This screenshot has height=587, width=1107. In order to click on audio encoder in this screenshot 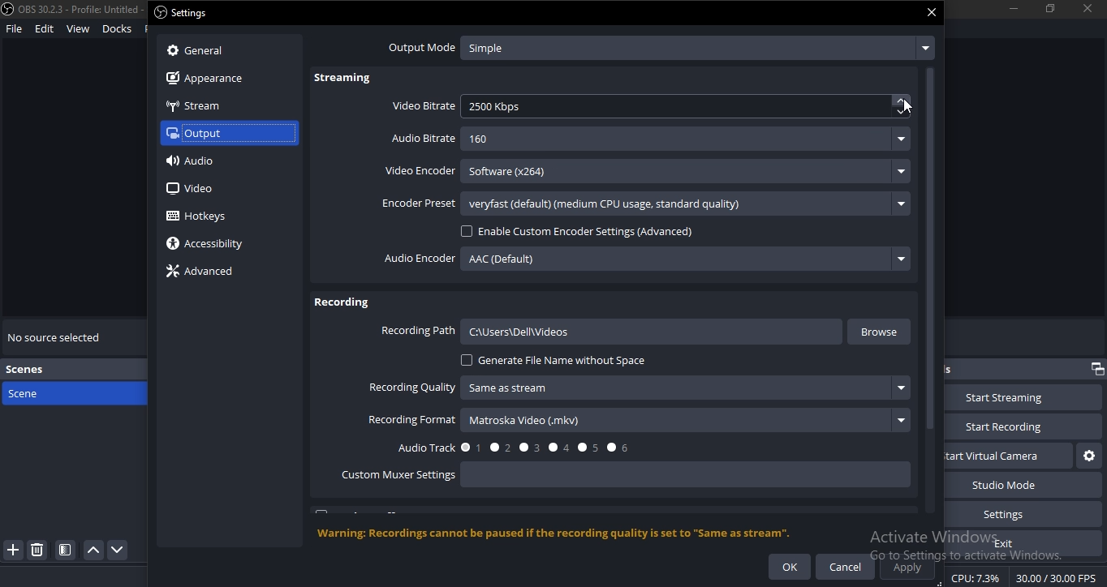, I will do `click(418, 259)`.